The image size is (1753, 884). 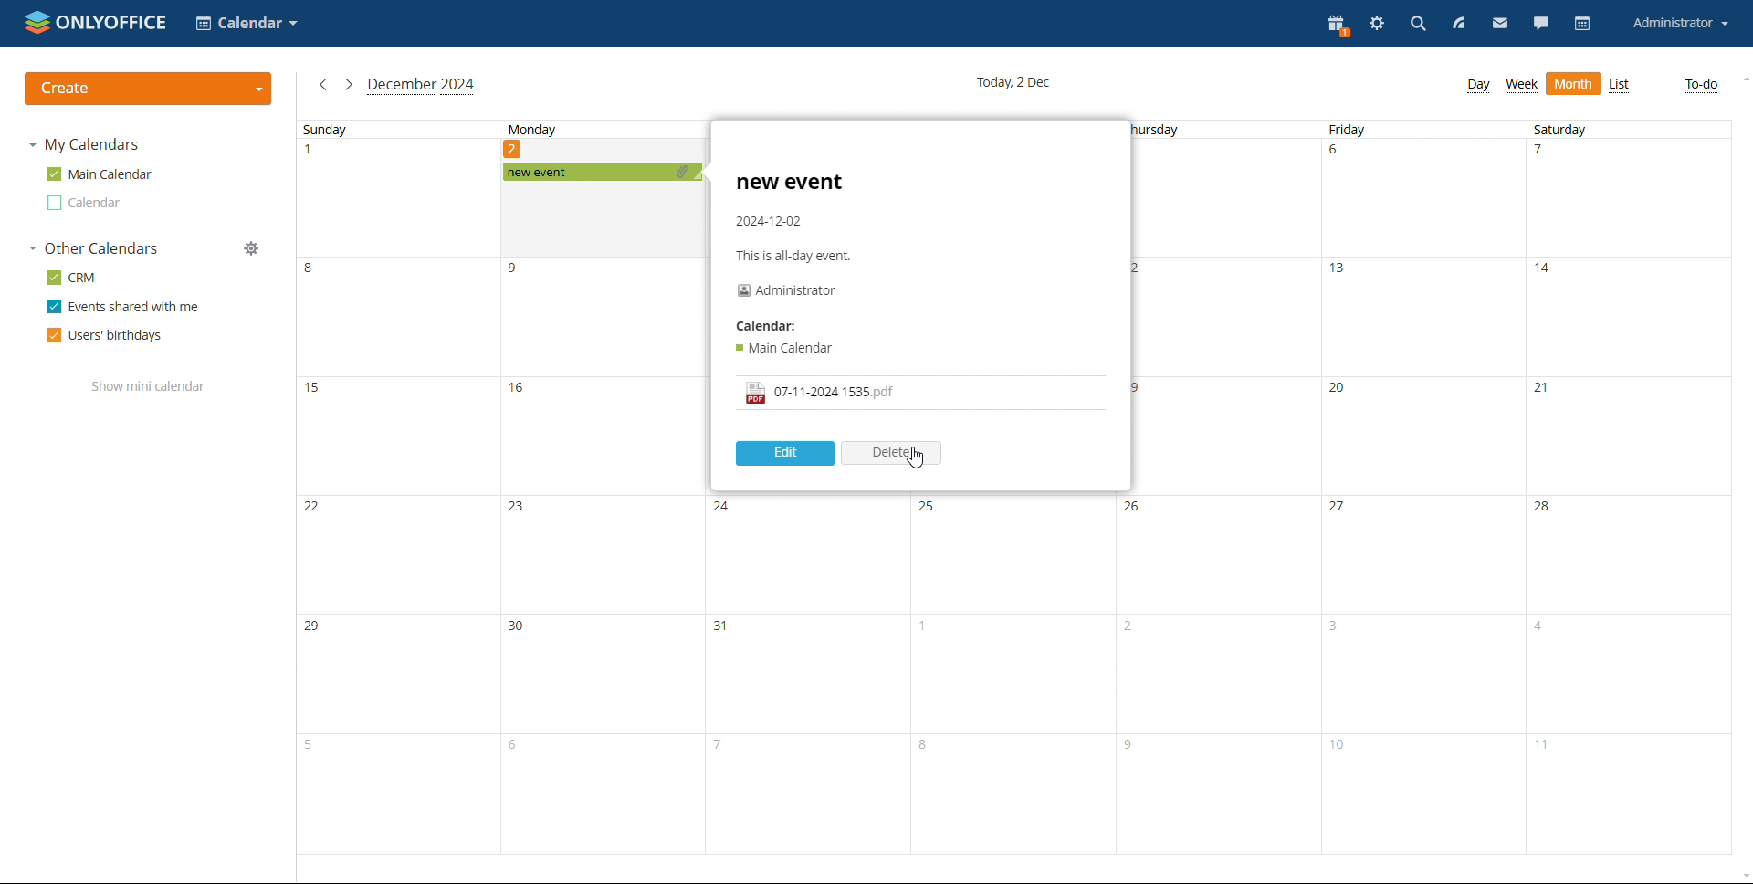 What do you see at coordinates (100, 174) in the screenshot?
I see `main calendar` at bounding box center [100, 174].